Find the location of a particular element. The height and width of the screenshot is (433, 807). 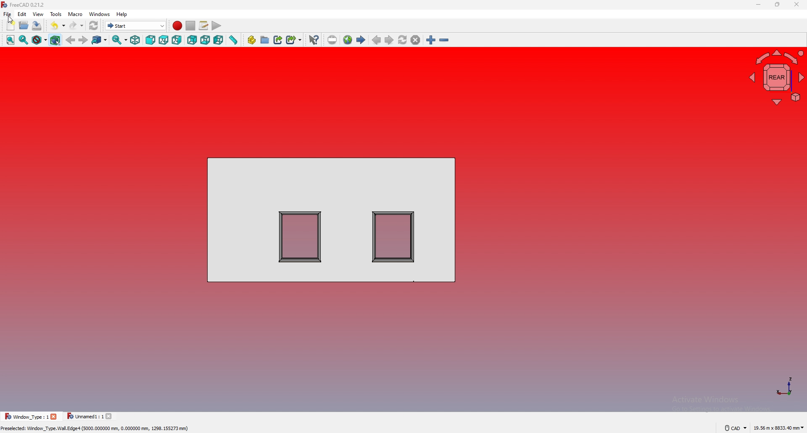

back is located at coordinates (193, 40).